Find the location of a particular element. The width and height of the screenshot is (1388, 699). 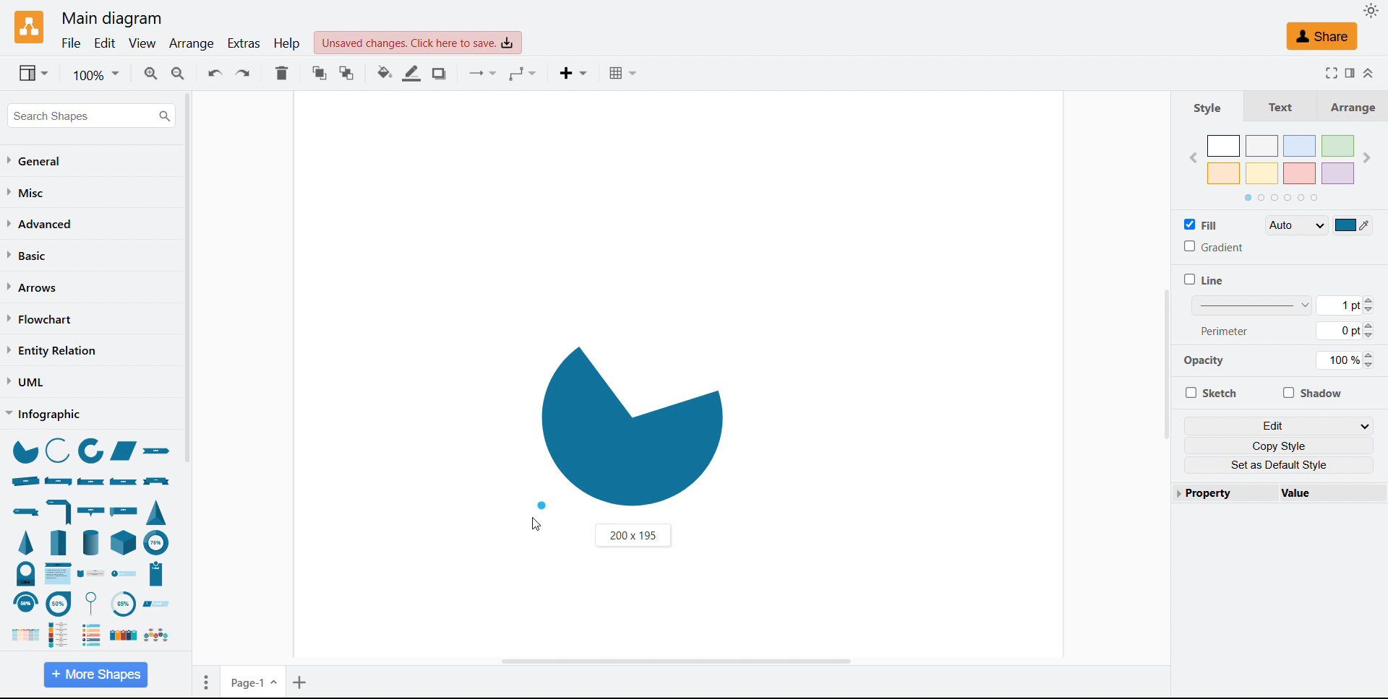

Zoom out  is located at coordinates (179, 73).